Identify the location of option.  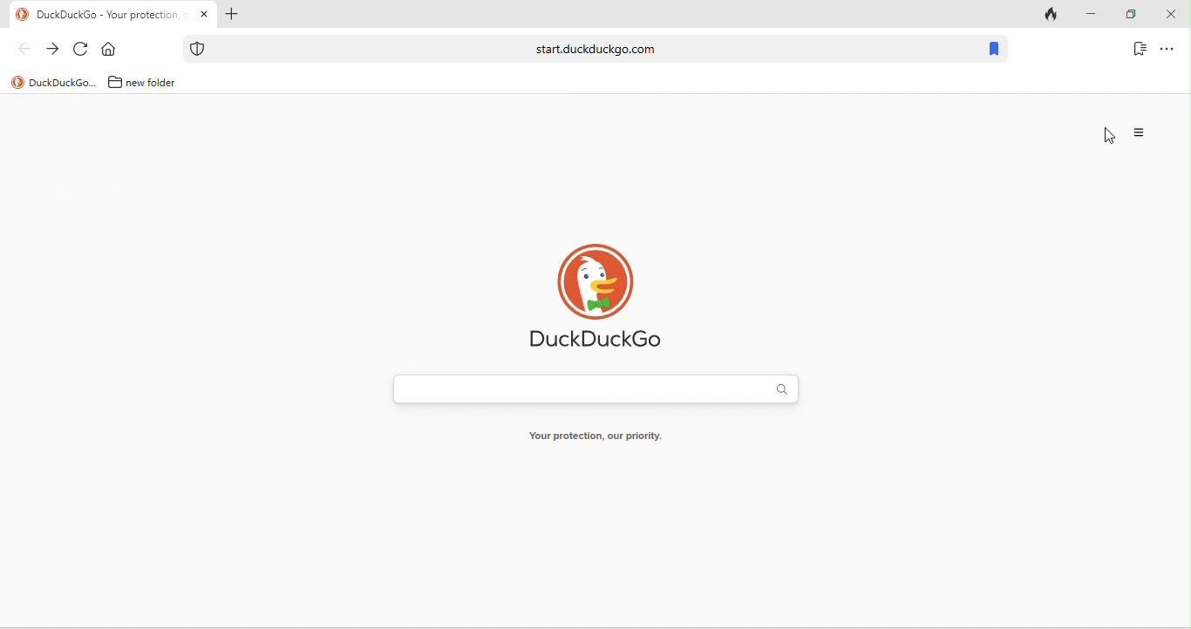
(1140, 132).